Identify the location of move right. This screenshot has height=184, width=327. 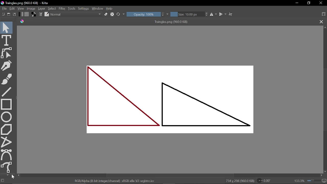
(322, 176).